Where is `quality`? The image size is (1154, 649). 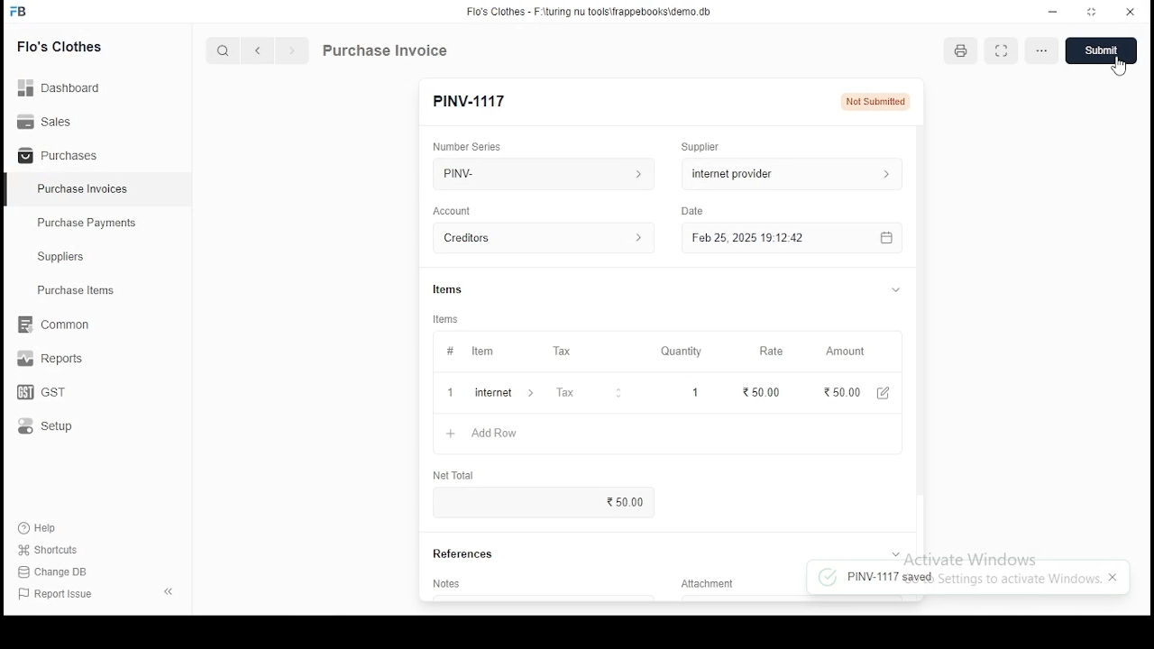
quality is located at coordinates (682, 352).